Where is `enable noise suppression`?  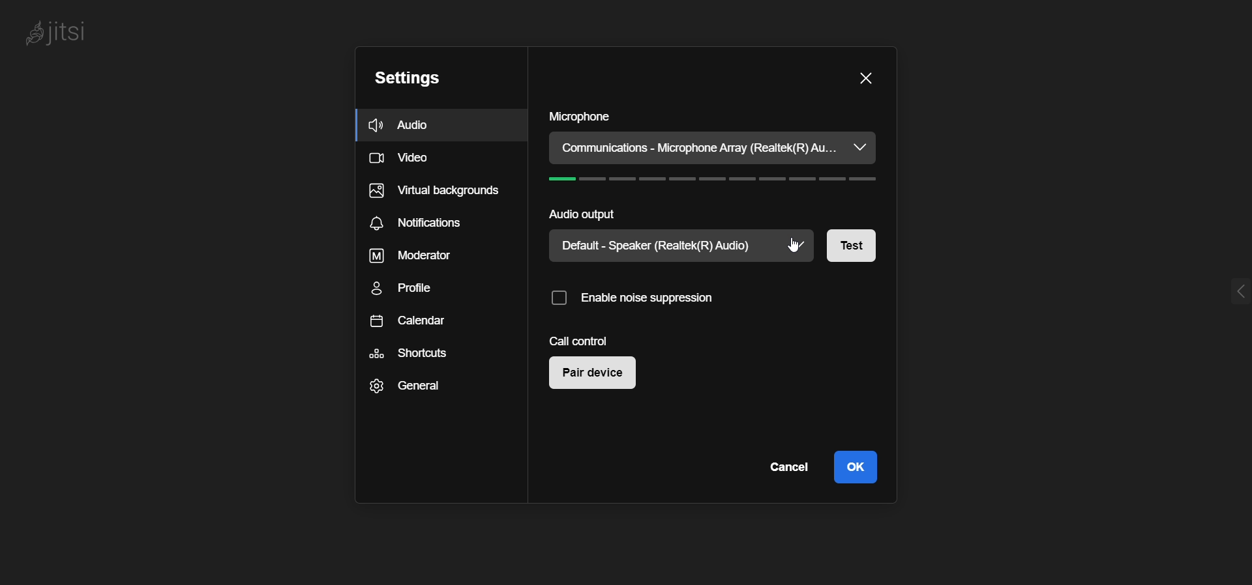
enable noise suppression is located at coordinates (637, 302).